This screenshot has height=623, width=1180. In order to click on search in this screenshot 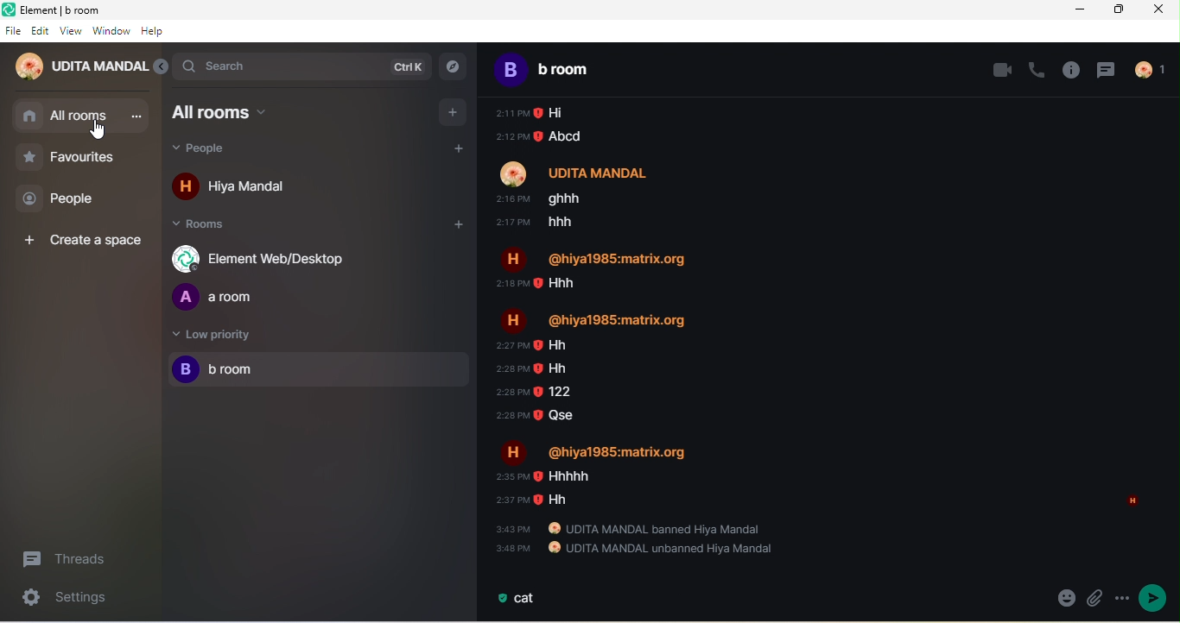, I will do `click(302, 66)`.